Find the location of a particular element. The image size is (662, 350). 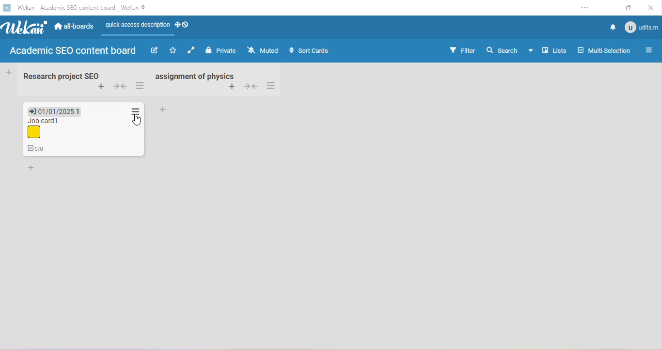

wekan-academic seo content board-wekan is located at coordinates (86, 8).